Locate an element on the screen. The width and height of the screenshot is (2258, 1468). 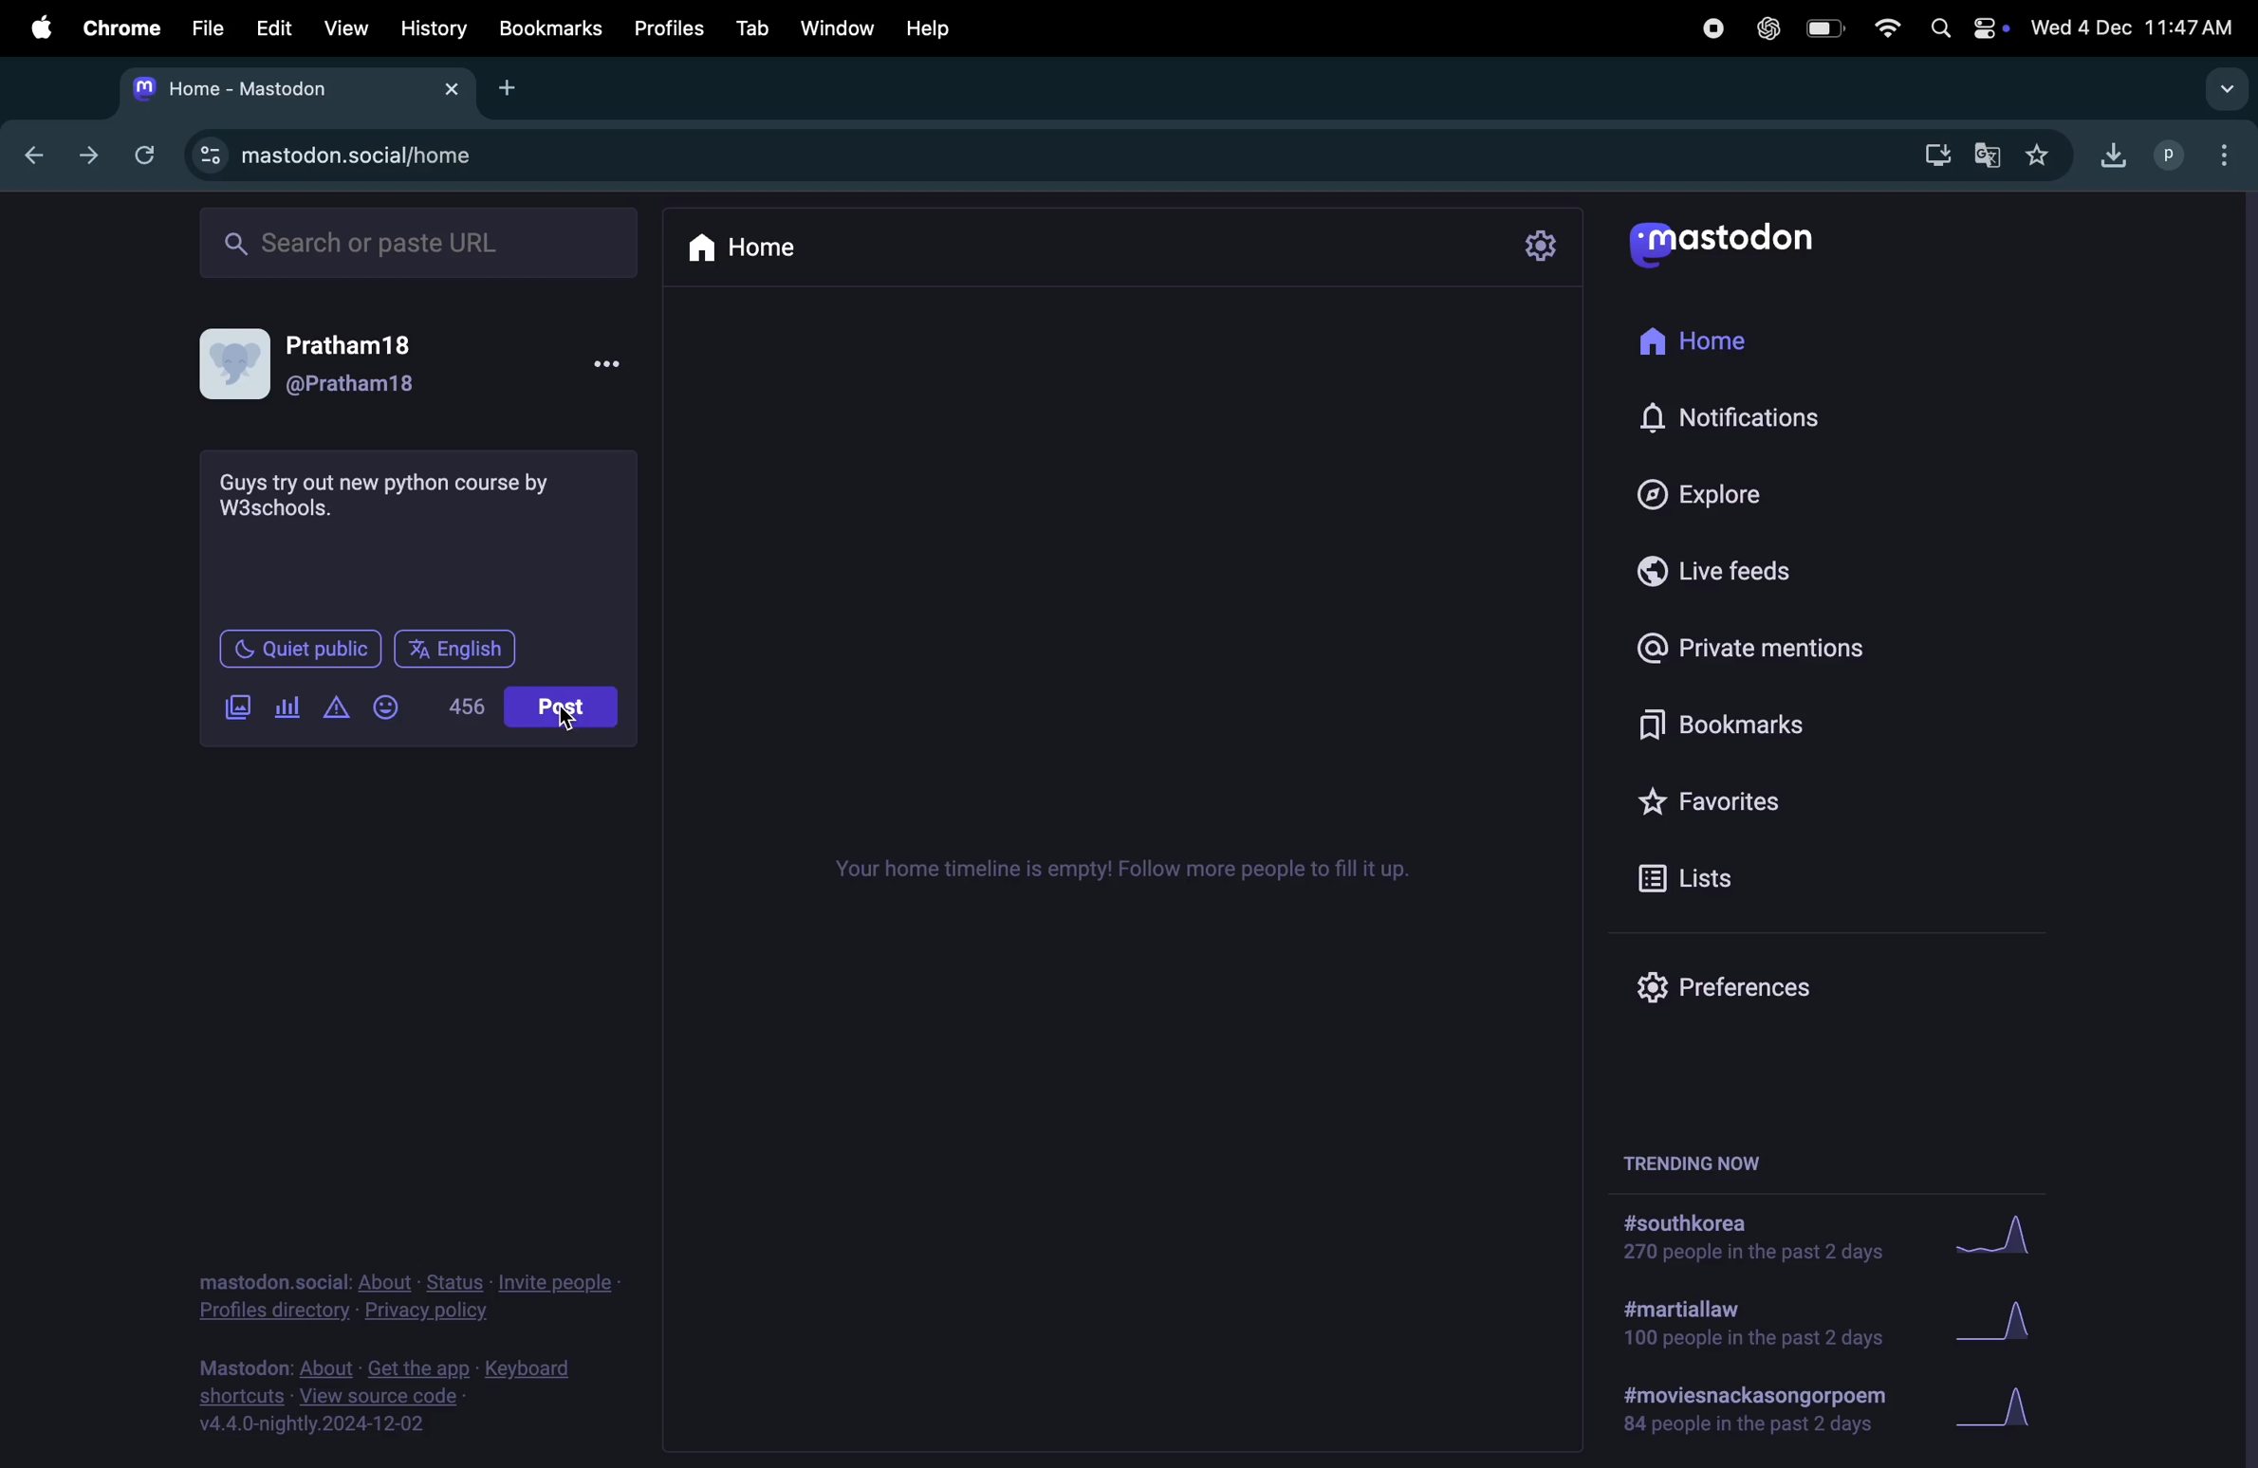
preferences is located at coordinates (1721, 991).